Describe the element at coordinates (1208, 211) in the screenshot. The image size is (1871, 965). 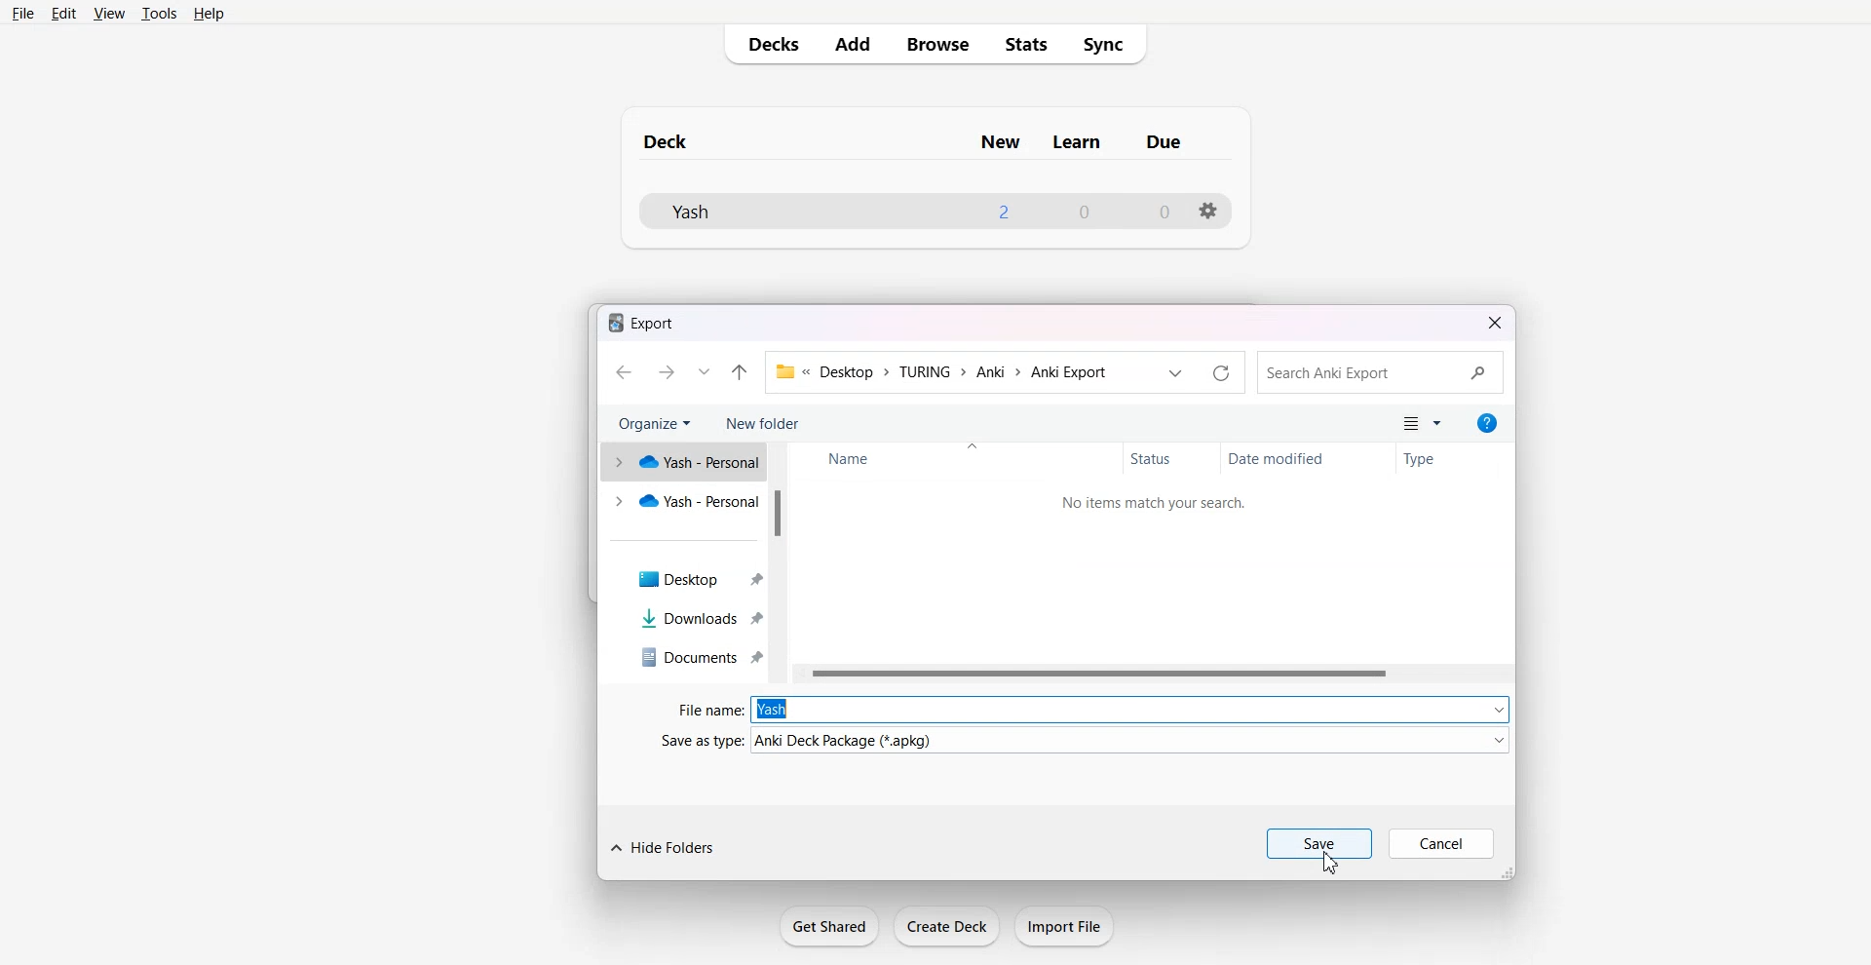
I see `options` at that location.